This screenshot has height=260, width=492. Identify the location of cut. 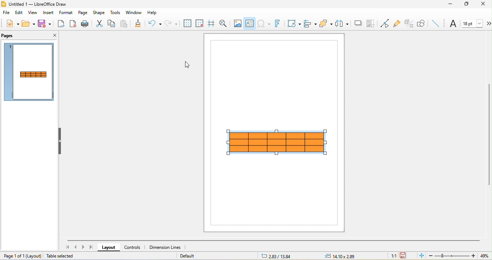
(97, 23).